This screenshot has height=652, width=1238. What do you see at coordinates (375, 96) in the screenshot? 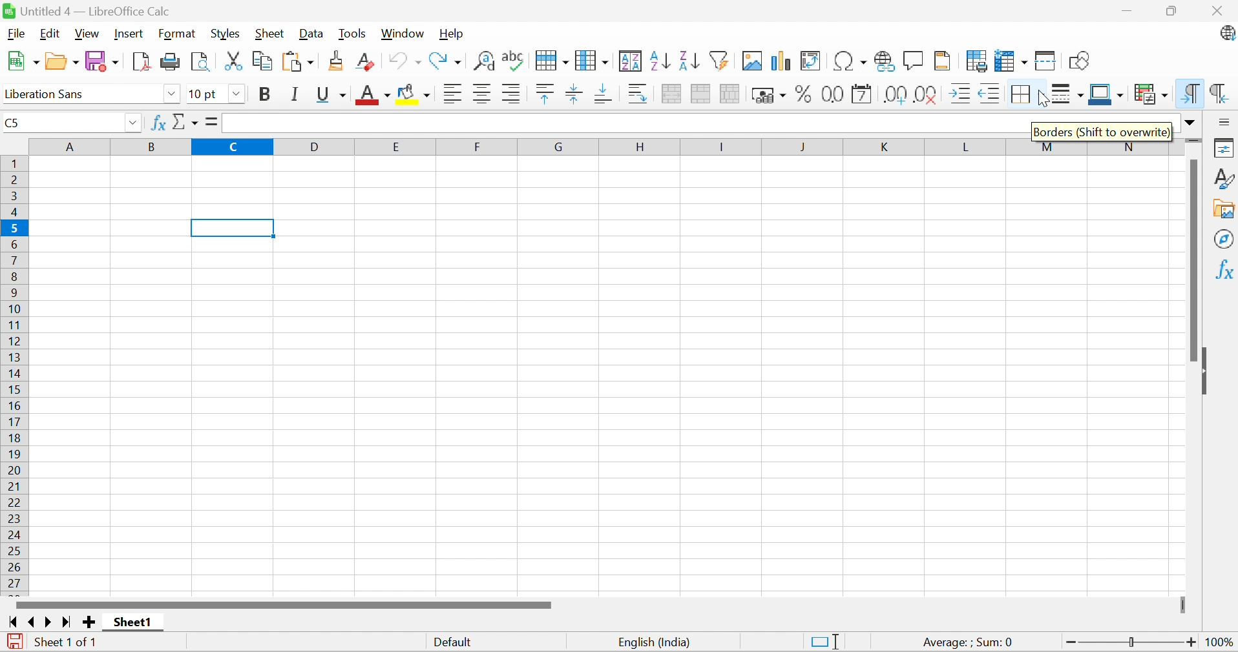
I see `Font color` at bounding box center [375, 96].